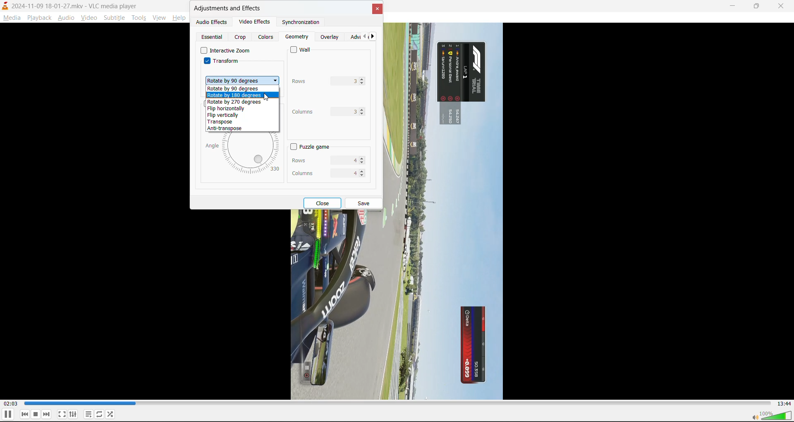 Image resolution: width=794 pixels, height=422 pixels. I want to click on help, so click(179, 19).